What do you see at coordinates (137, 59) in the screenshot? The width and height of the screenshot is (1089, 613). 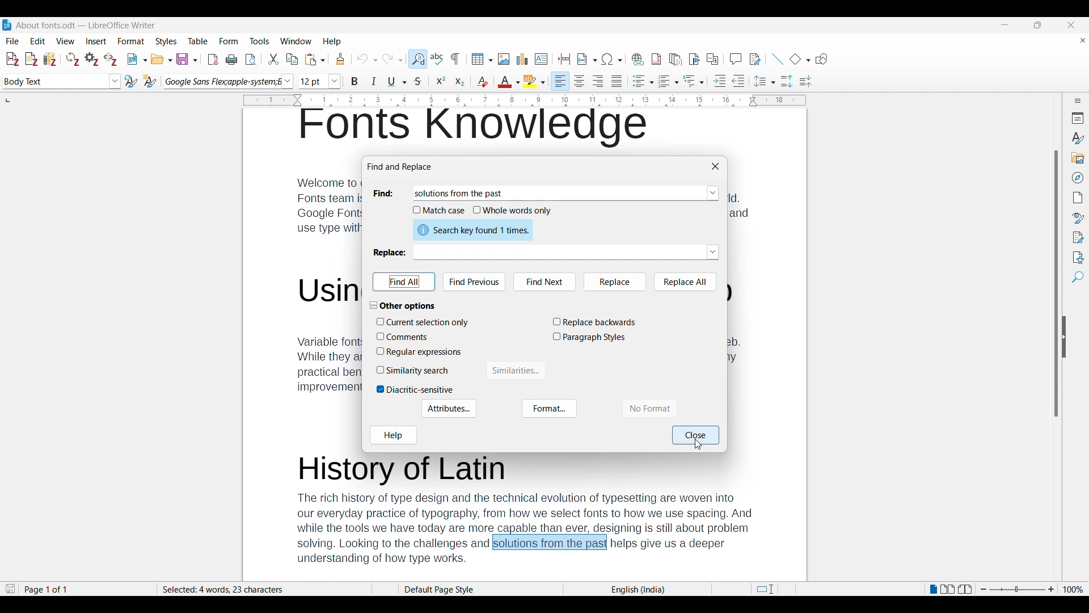 I see `New and New options` at bounding box center [137, 59].